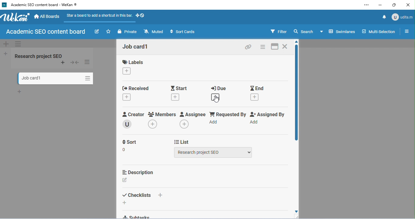 The width and height of the screenshot is (415, 219). I want to click on creator name, so click(128, 124).